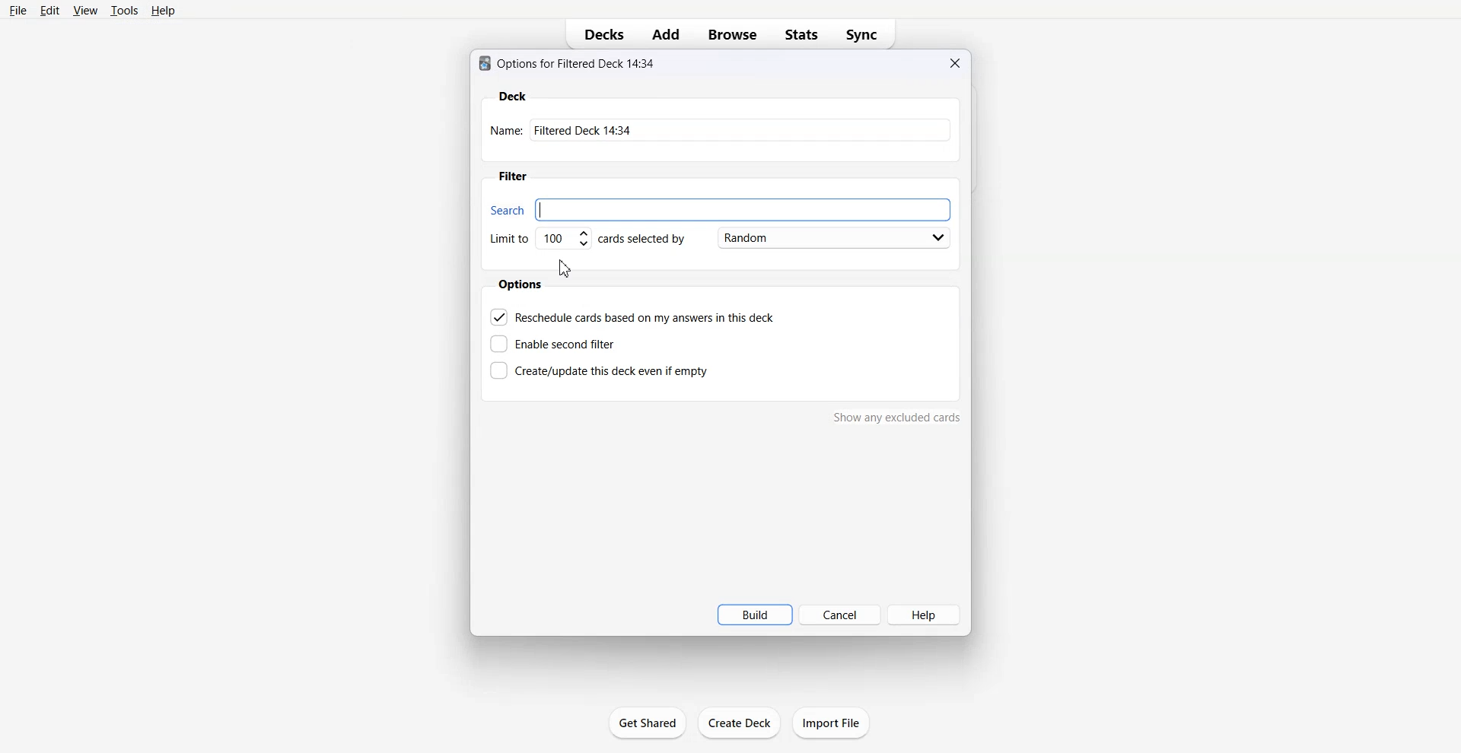 The image size is (1461, 753). I want to click on Stats, so click(800, 35).